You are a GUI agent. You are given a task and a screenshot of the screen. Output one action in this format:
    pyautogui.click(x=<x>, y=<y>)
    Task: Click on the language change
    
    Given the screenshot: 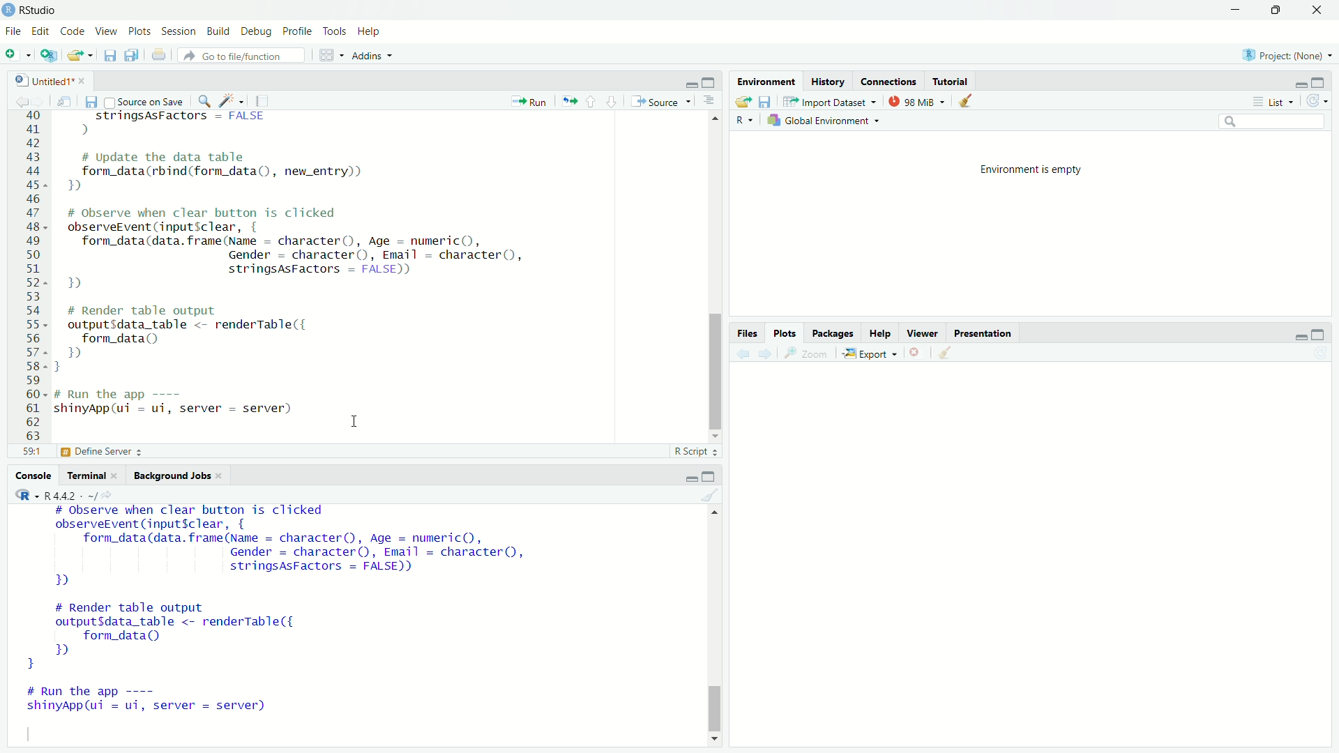 What is the action you would take?
    pyautogui.click(x=743, y=121)
    